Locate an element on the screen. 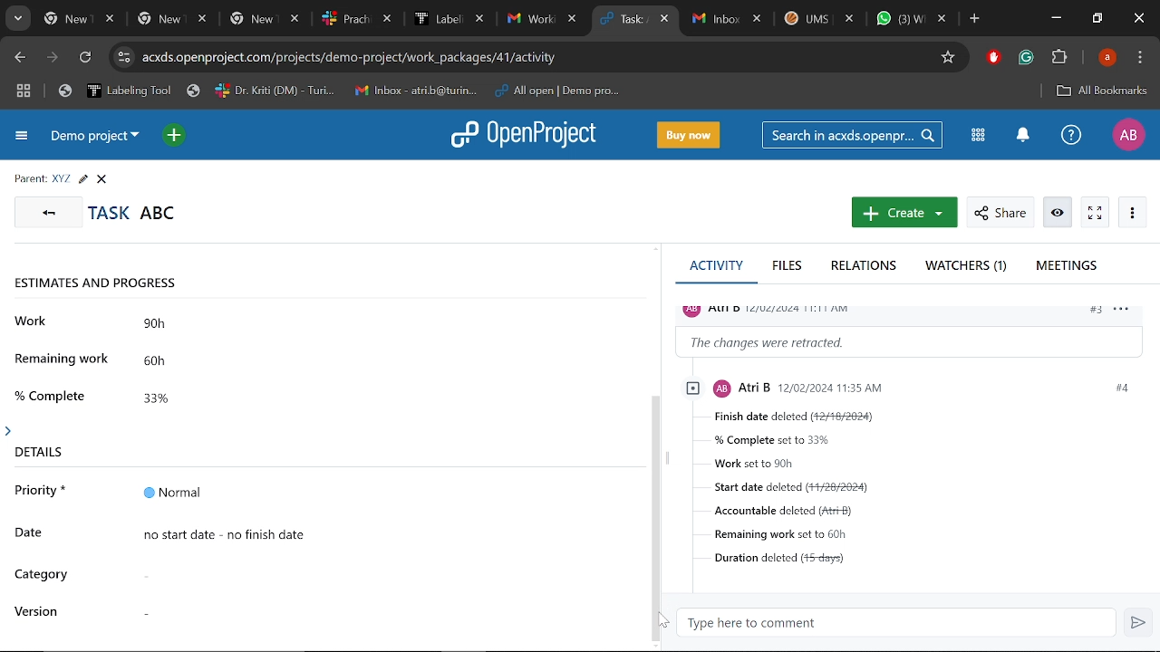 This screenshot has width=1160, height=652. Ctegory is located at coordinates (377, 574).